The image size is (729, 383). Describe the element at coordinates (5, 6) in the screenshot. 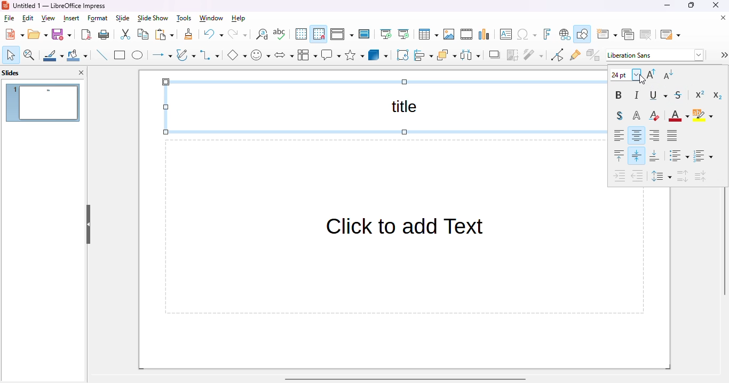

I see `logo` at that location.